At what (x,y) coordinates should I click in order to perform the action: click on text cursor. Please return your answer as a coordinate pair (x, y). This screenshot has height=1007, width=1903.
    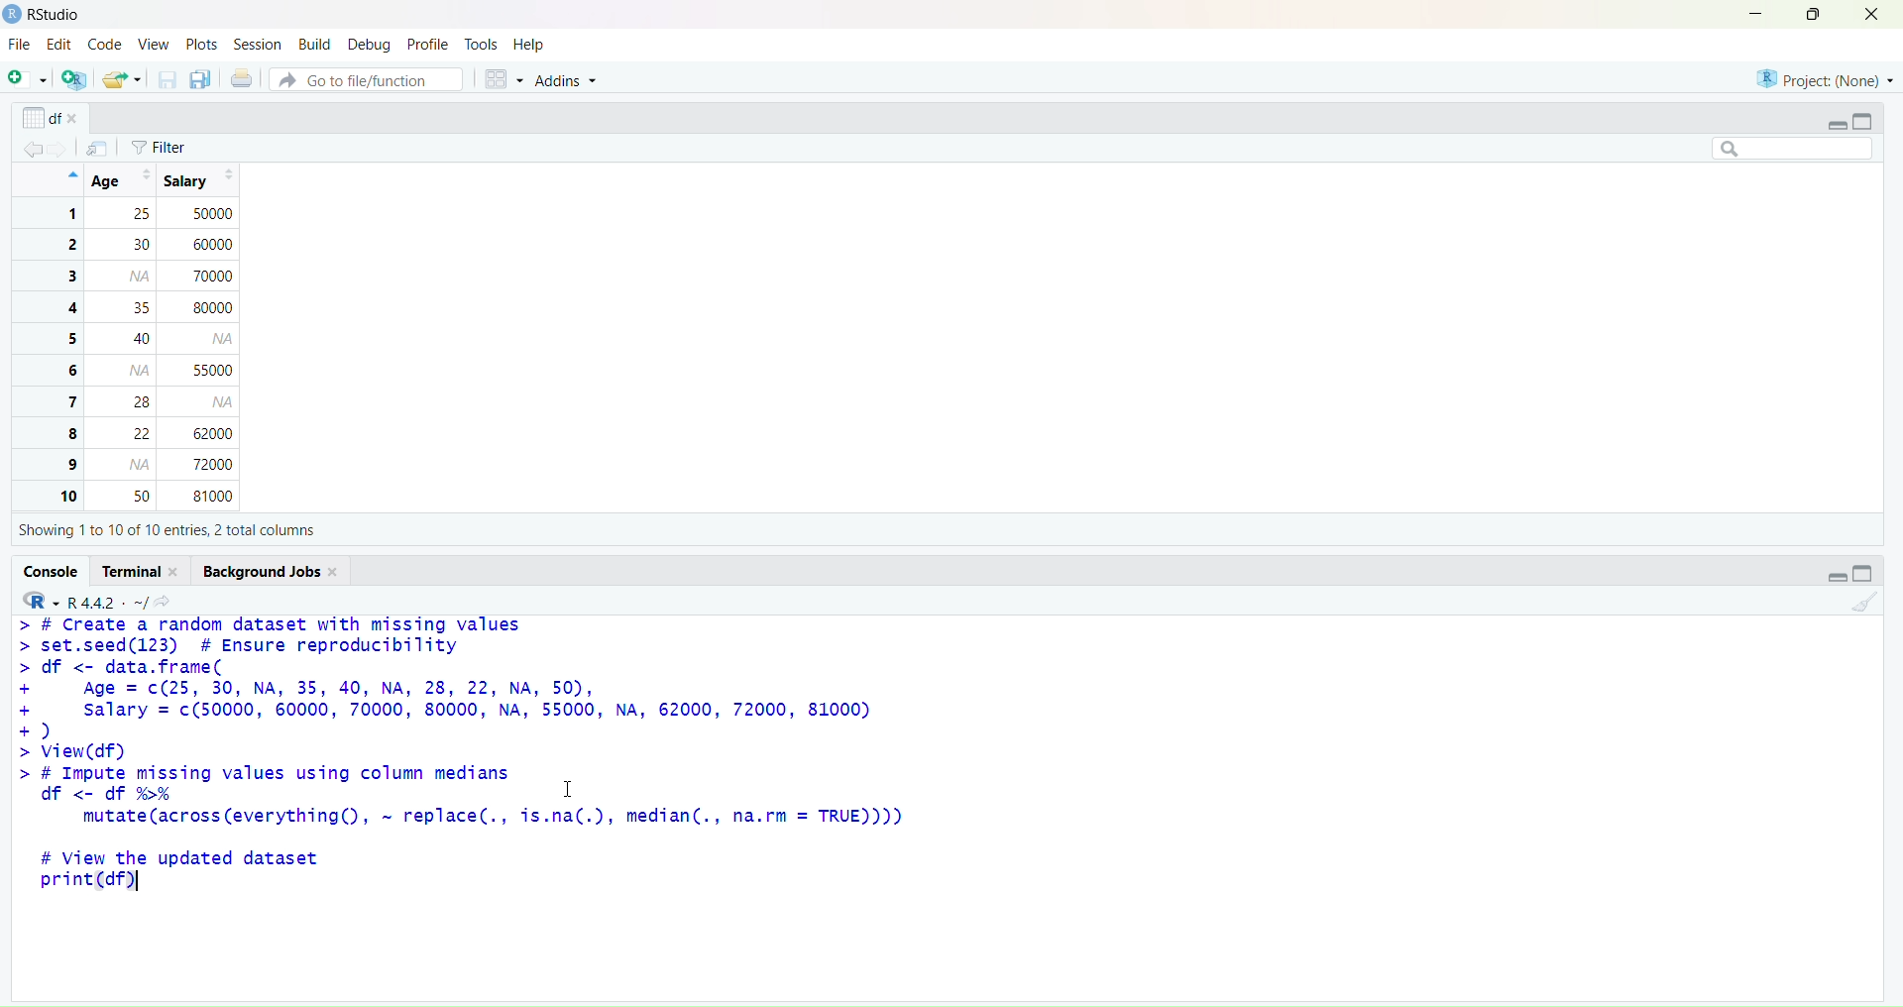
    Looking at the image, I should click on (141, 884).